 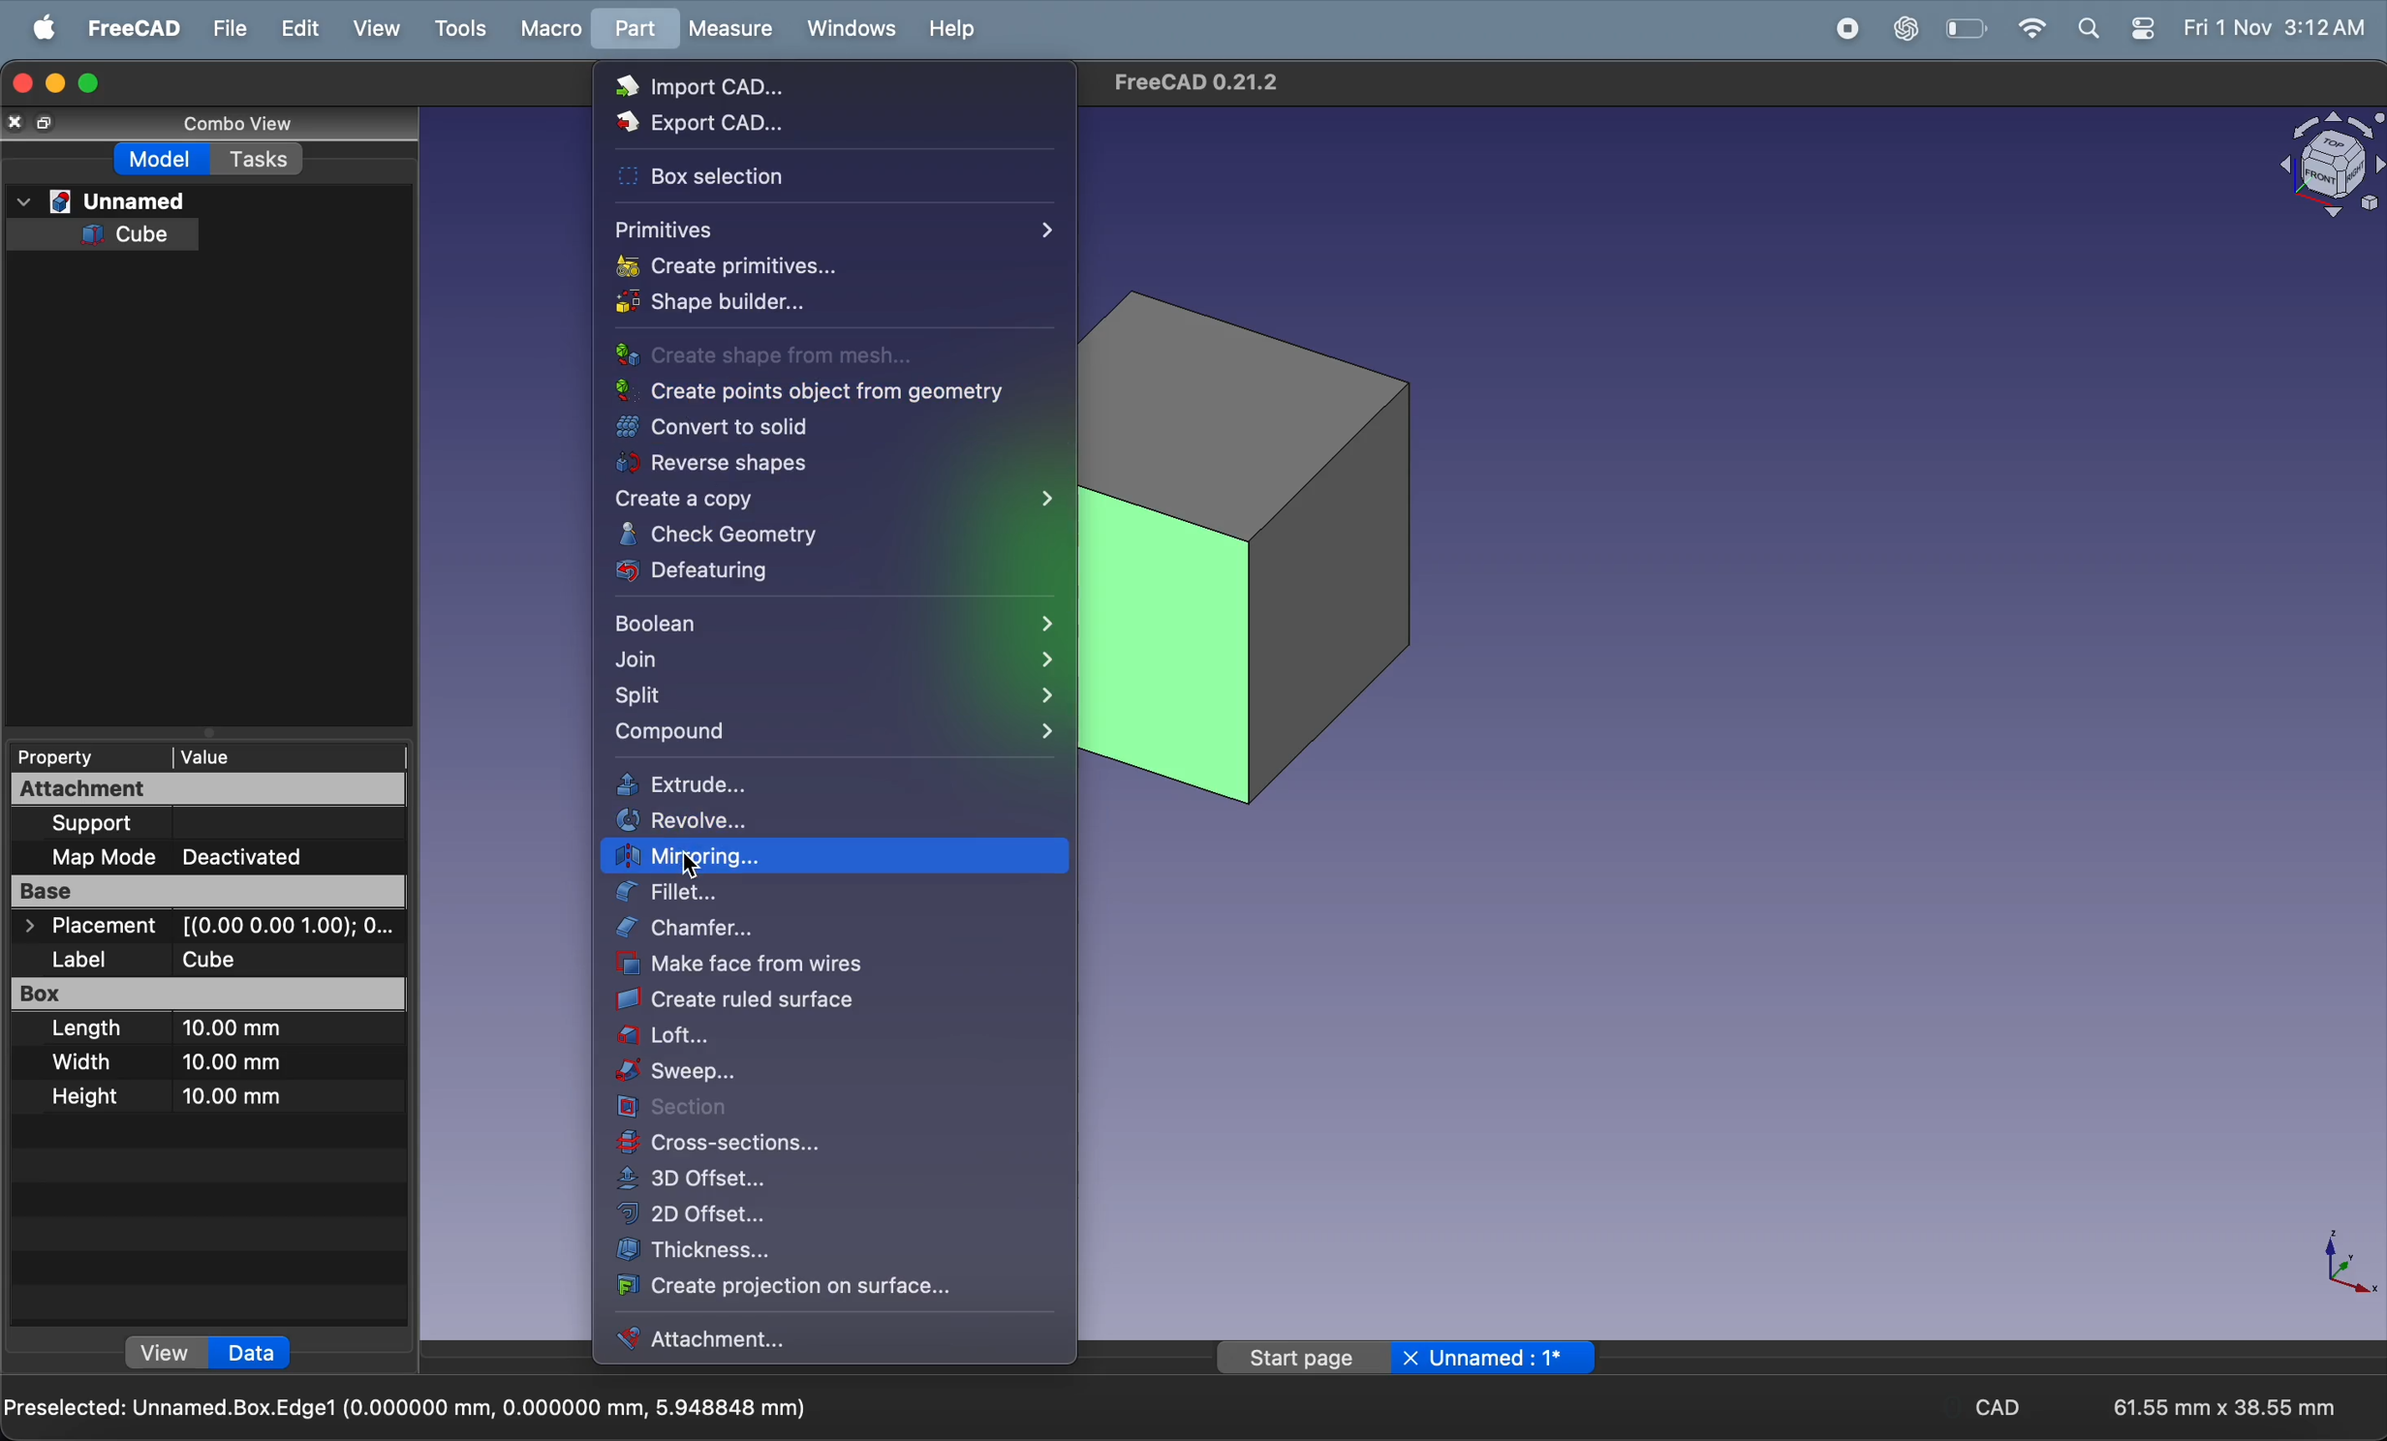 I want to click on primitives, so click(x=834, y=229).